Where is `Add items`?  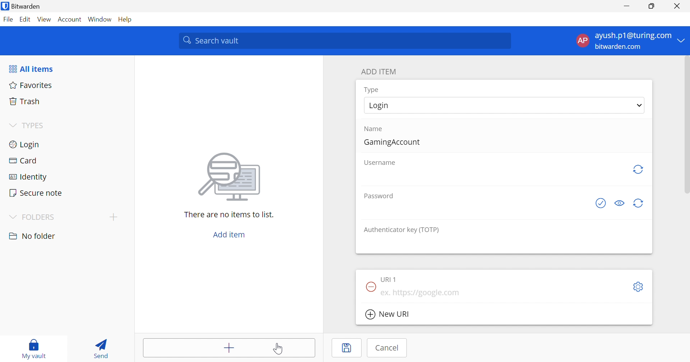
Add items is located at coordinates (228, 348).